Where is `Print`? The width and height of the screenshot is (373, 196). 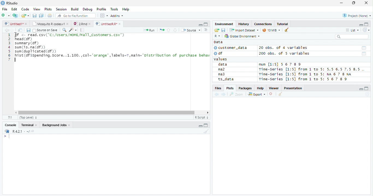
Print is located at coordinates (49, 16).